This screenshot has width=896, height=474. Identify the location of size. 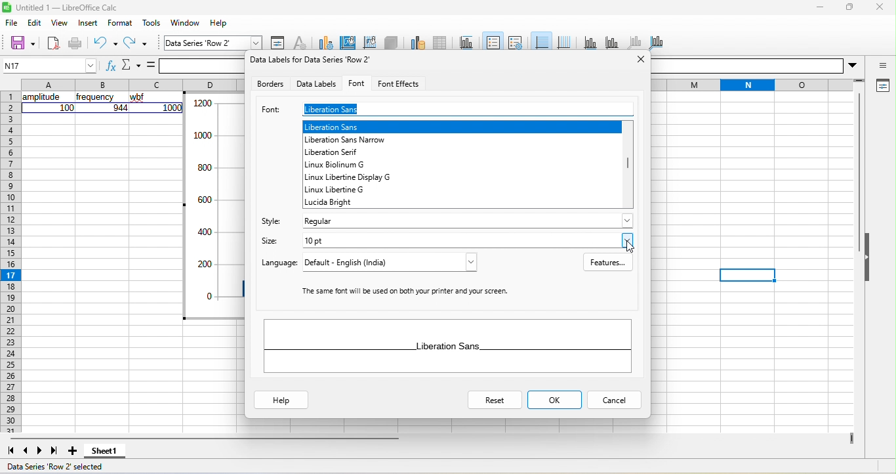
(266, 241).